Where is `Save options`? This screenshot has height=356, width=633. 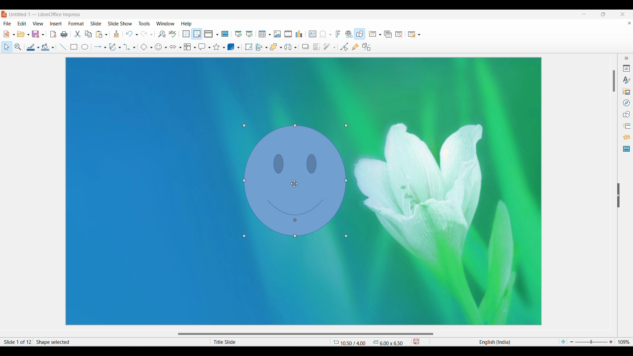 Save options is located at coordinates (43, 35).